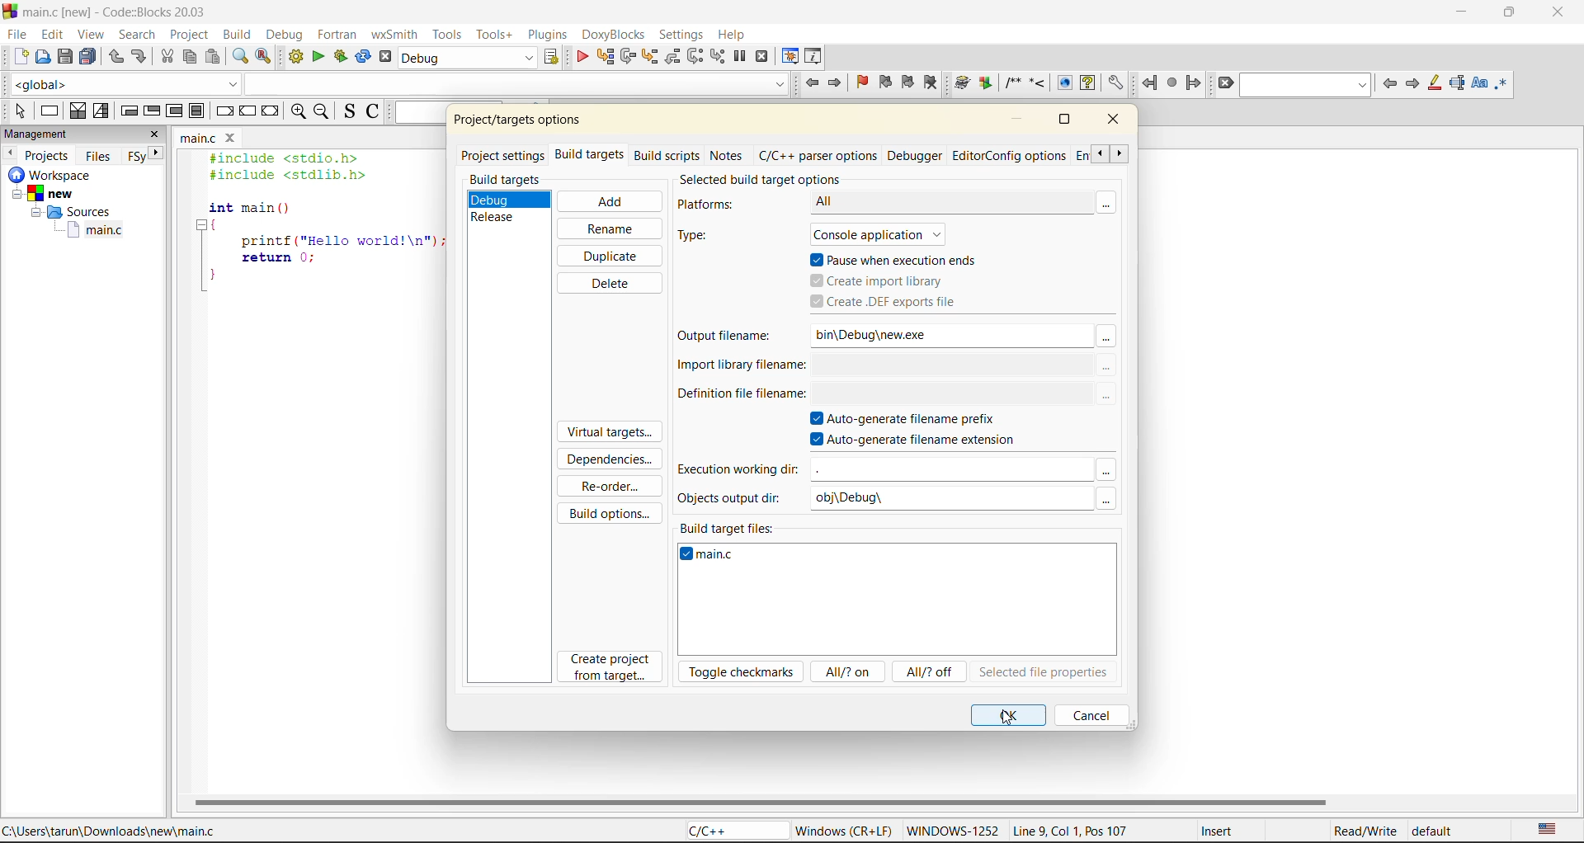 The height and width of the screenshot is (843, 1584). What do you see at coordinates (138, 35) in the screenshot?
I see `search` at bounding box center [138, 35].